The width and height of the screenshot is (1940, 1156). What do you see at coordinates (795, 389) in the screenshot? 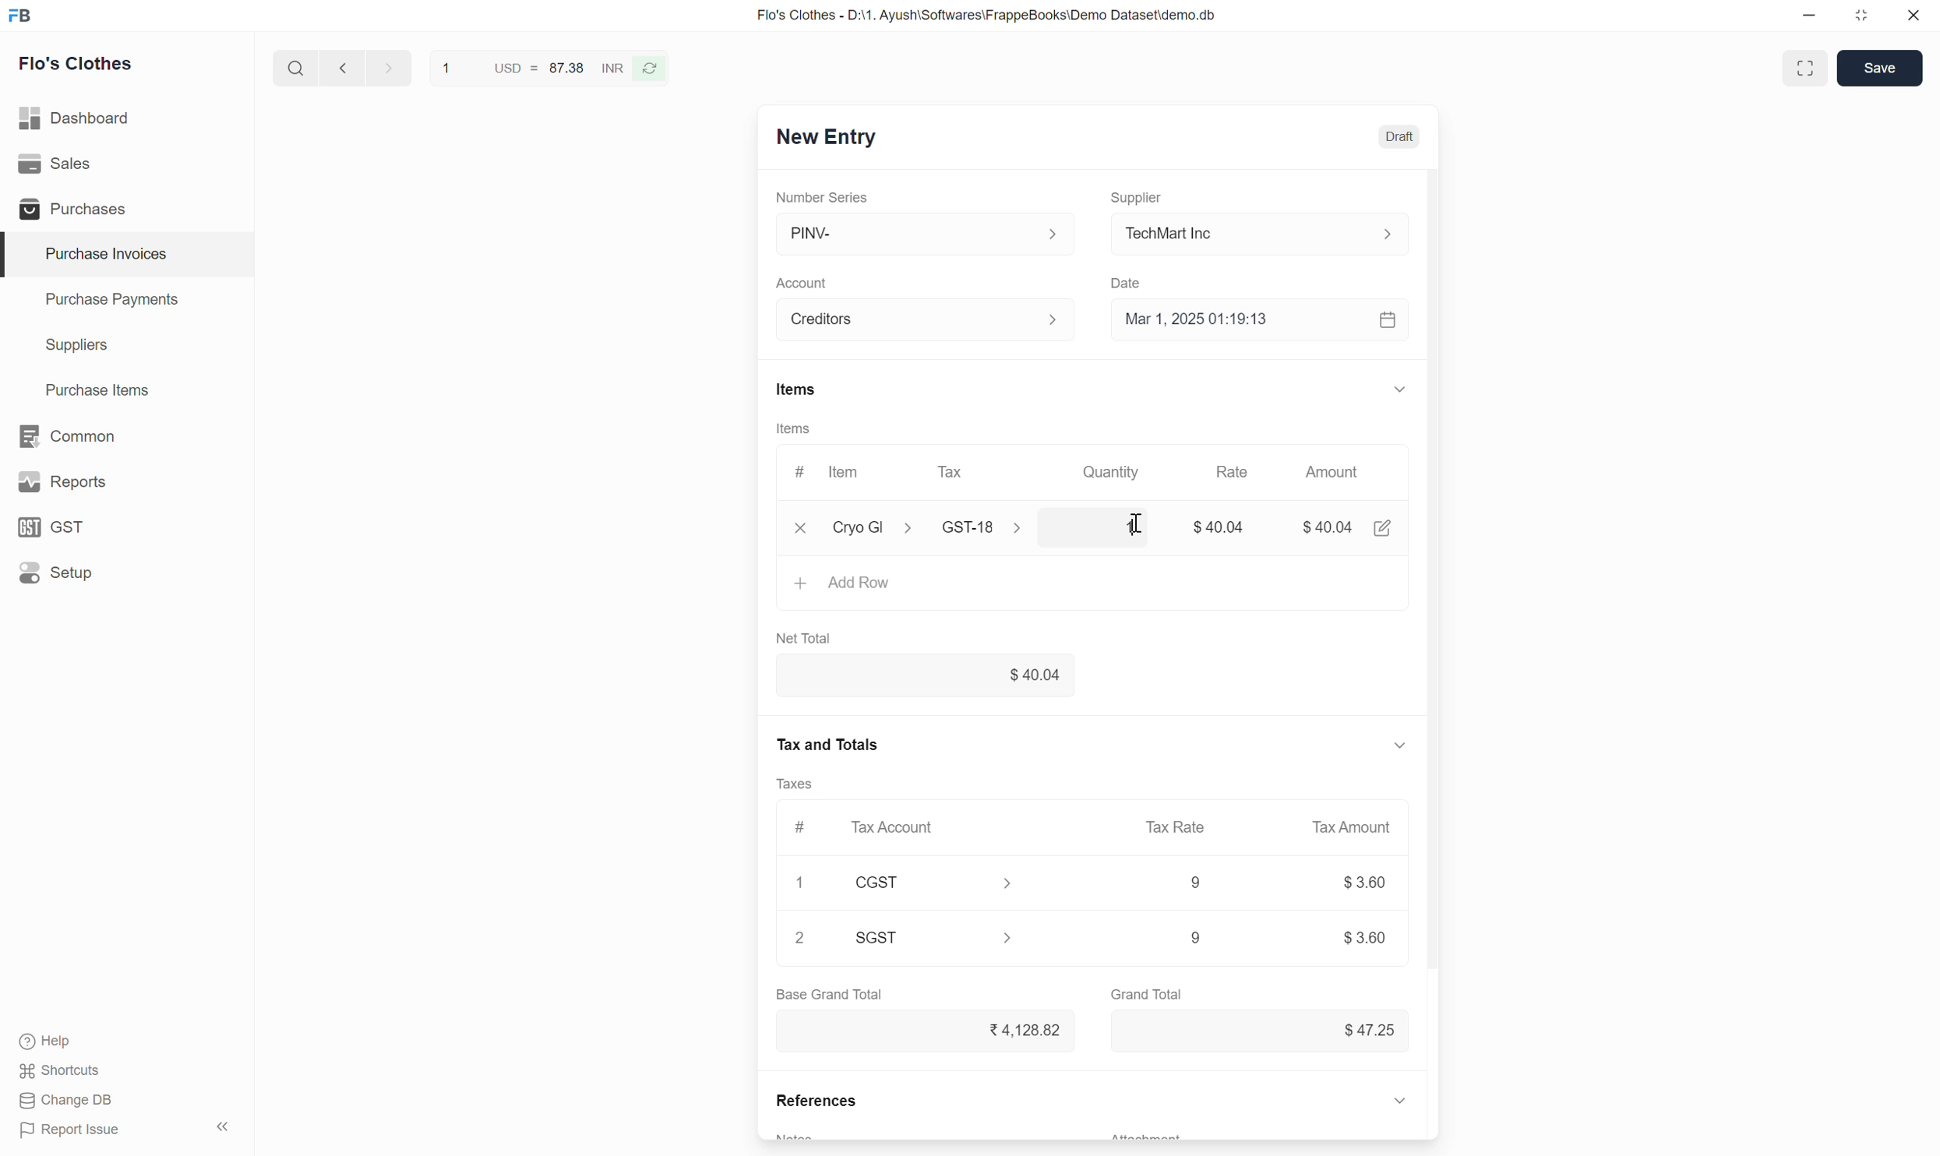
I see `Items` at bounding box center [795, 389].